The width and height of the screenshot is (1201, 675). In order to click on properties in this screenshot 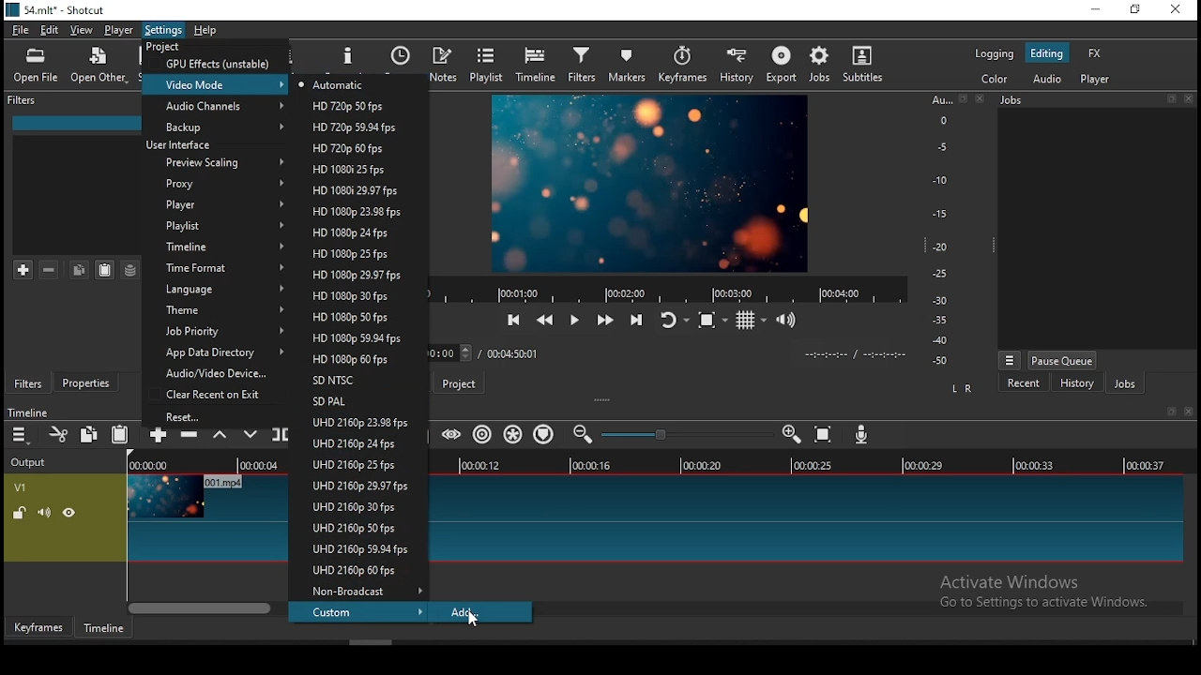, I will do `click(350, 56)`.